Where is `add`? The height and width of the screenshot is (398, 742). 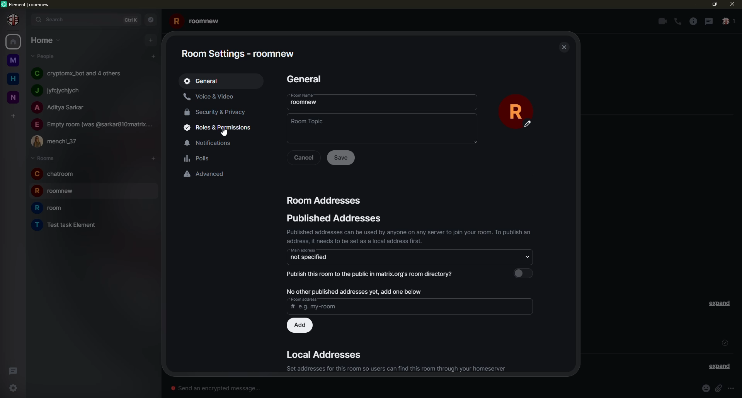
add is located at coordinates (152, 158).